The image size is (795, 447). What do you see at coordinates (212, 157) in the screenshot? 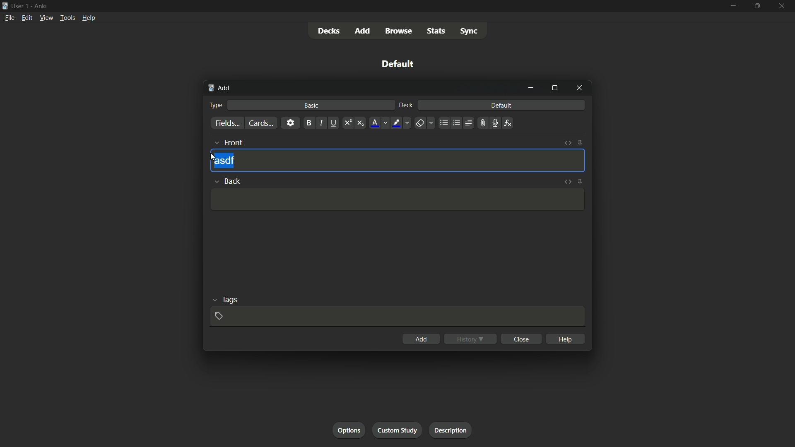
I see `cursor` at bounding box center [212, 157].